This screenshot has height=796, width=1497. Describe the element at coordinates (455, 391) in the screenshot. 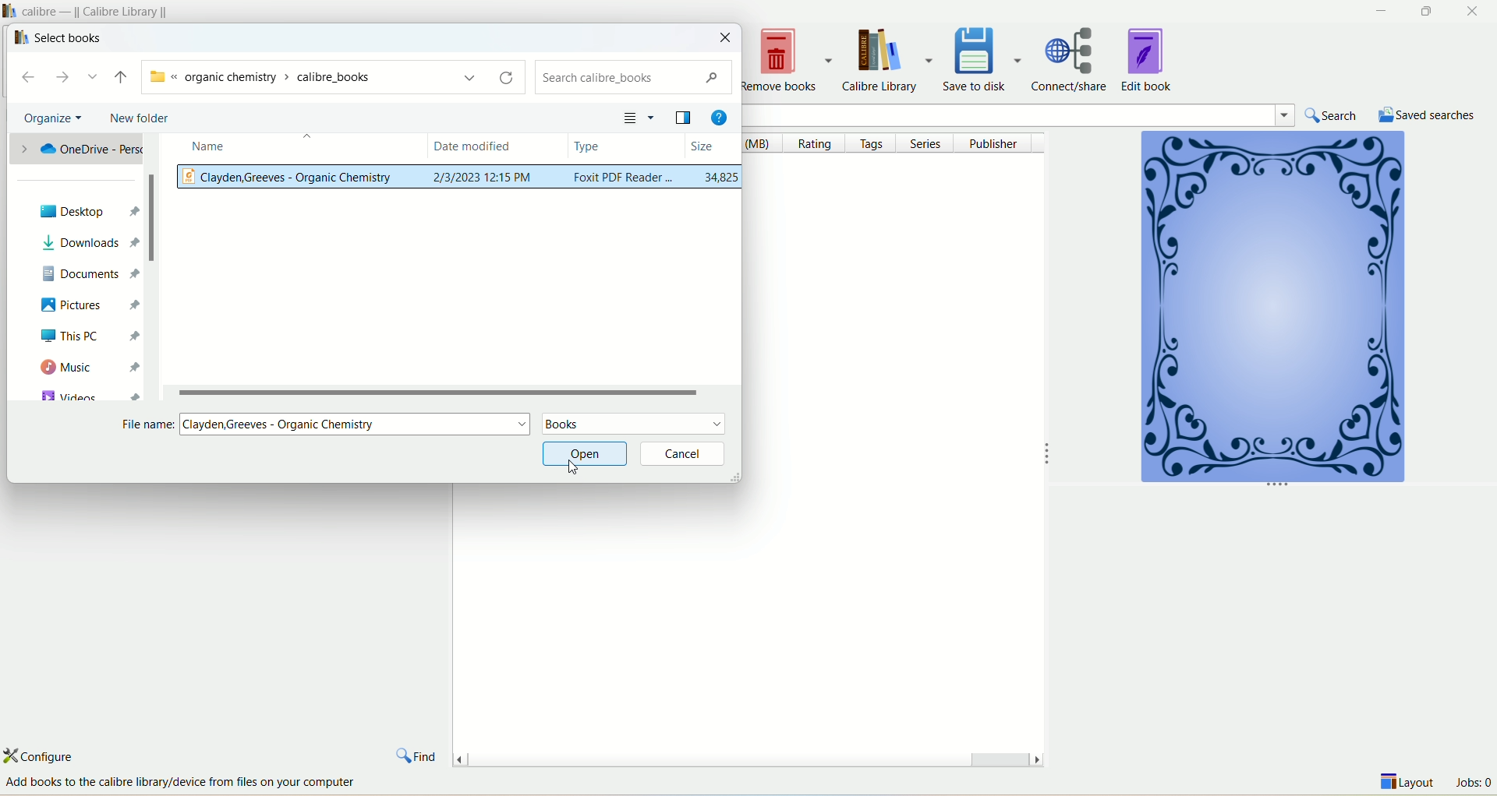

I see `horizontal scroll bar` at that location.